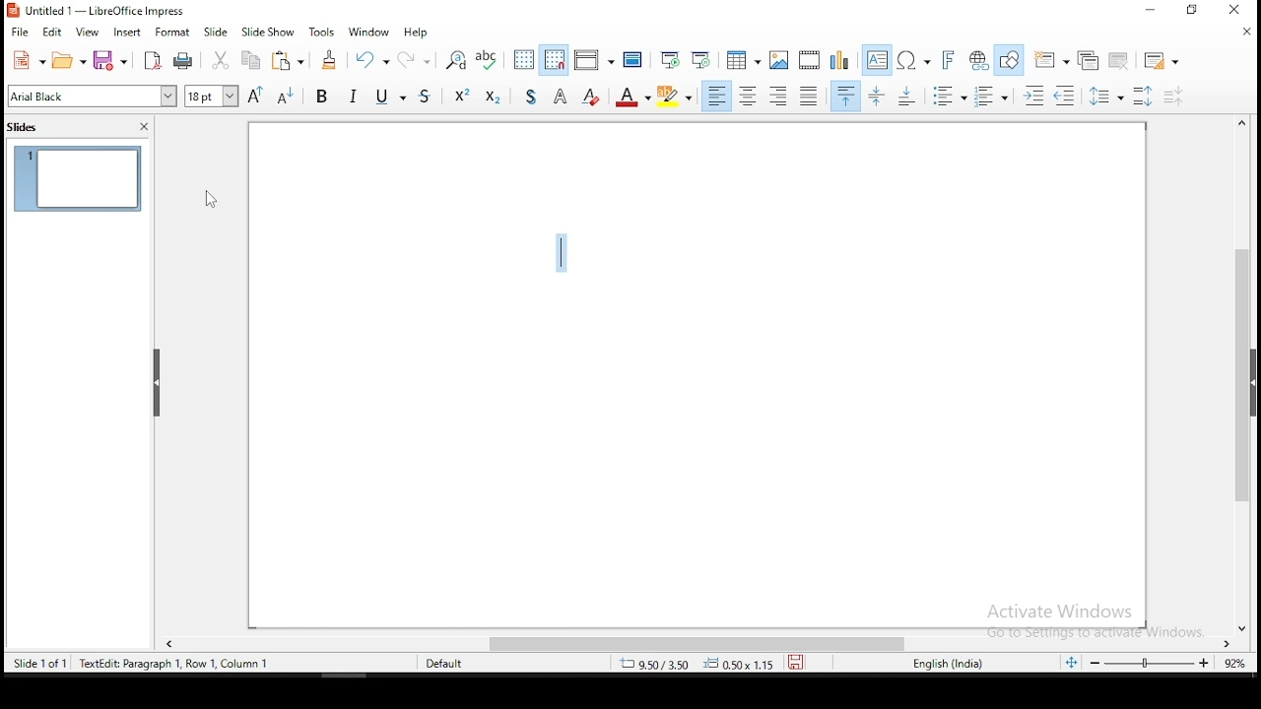 Image resolution: width=1261 pixels, height=709 pixels. Describe the element at coordinates (488, 60) in the screenshot. I see `spell check` at that location.